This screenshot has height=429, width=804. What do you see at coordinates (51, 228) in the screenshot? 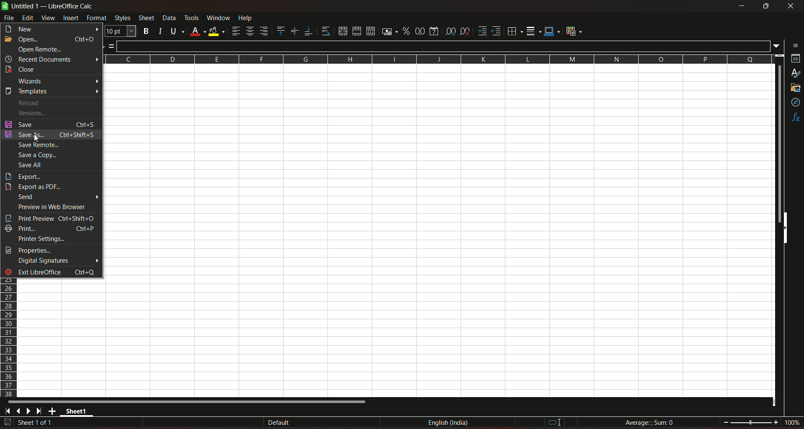
I see `print` at bounding box center [51, 228].